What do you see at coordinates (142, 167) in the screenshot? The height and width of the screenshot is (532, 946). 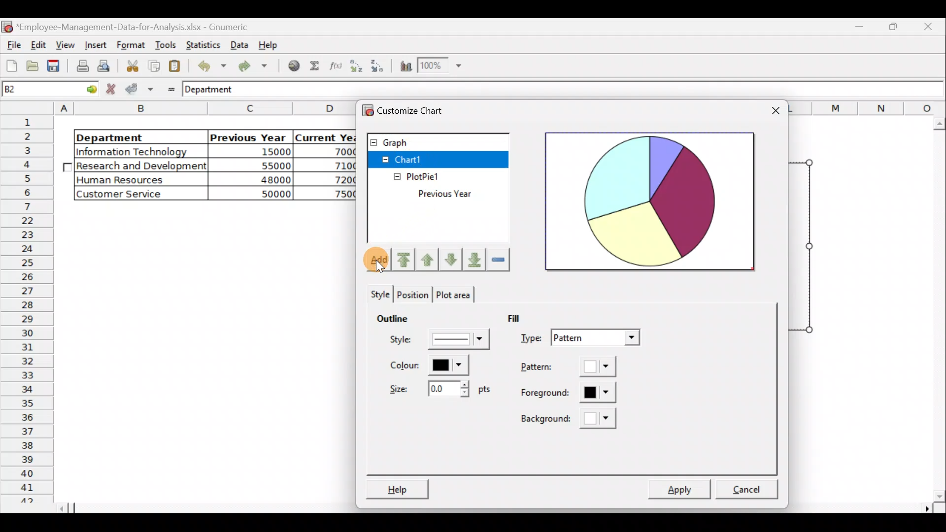 I see `Research and Development` at bounding box center [142, 167].